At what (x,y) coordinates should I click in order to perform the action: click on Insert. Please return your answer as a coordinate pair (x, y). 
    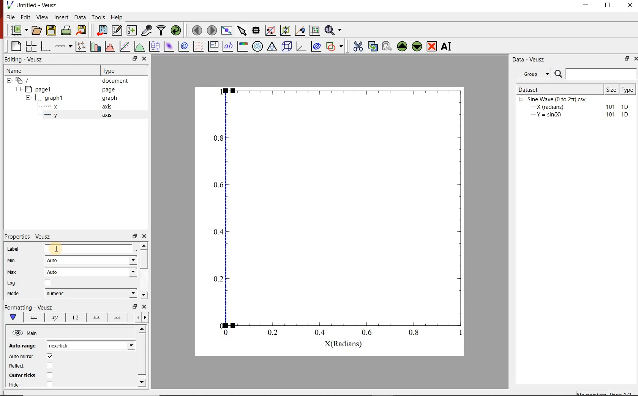
    Looking at the image, I should click on (62, 17).